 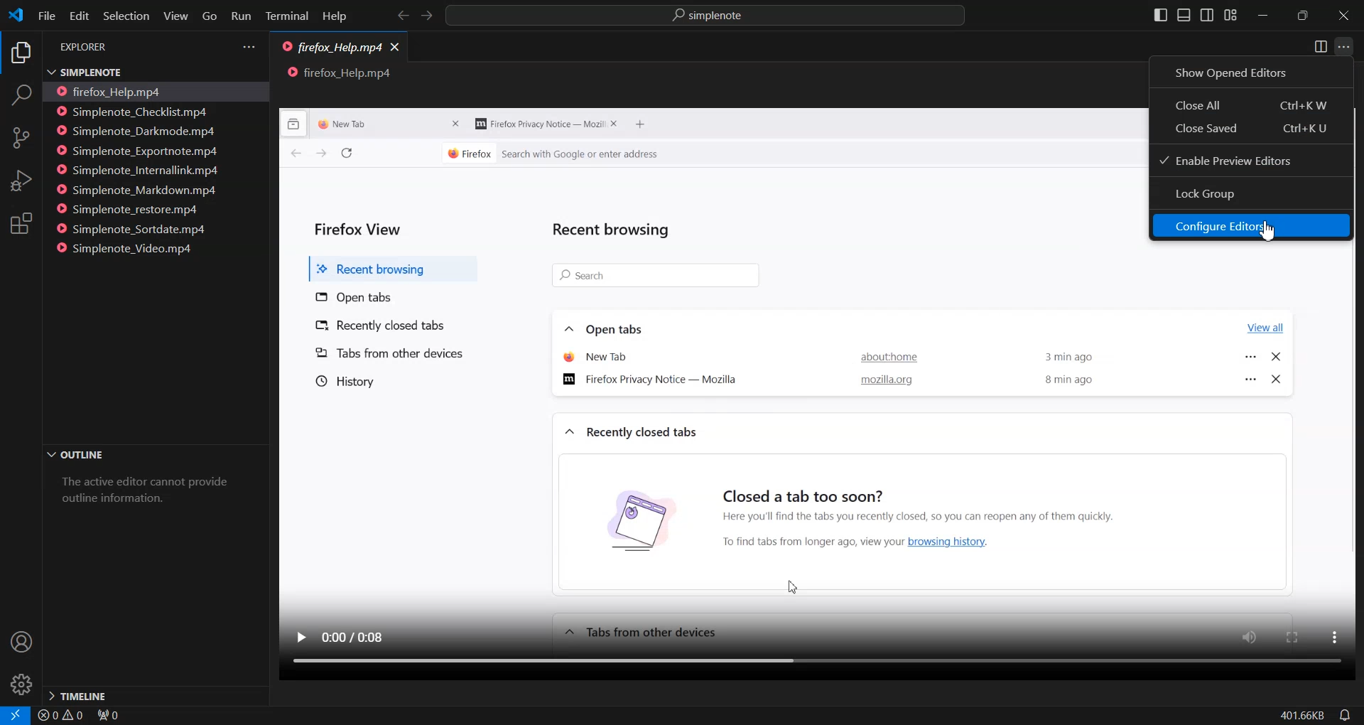 I want to click on Simplenote  Files, so click(x=141, y=71).